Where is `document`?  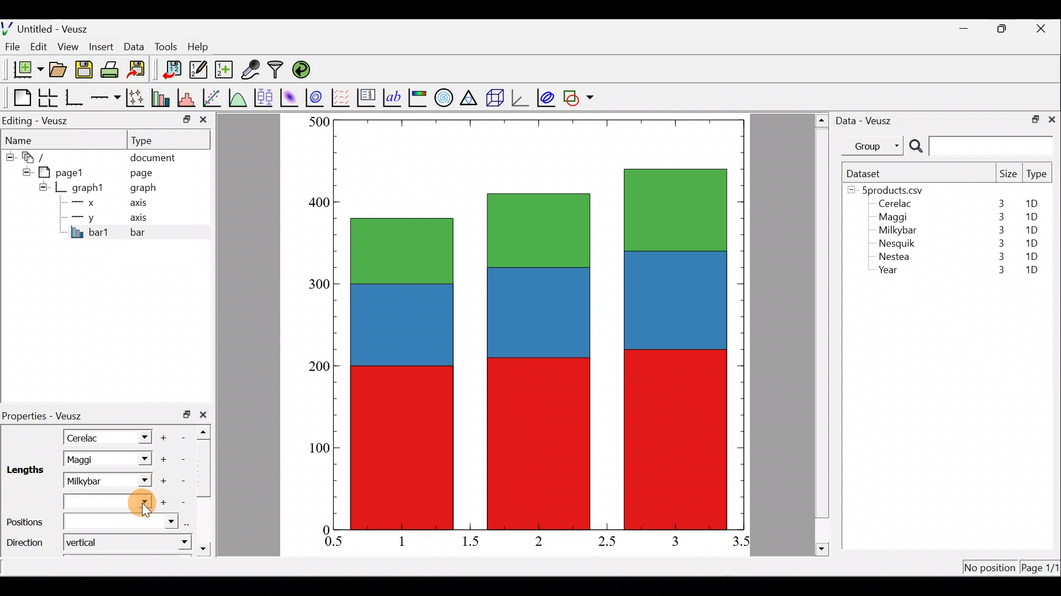 document is located at coordinates (153, 156).